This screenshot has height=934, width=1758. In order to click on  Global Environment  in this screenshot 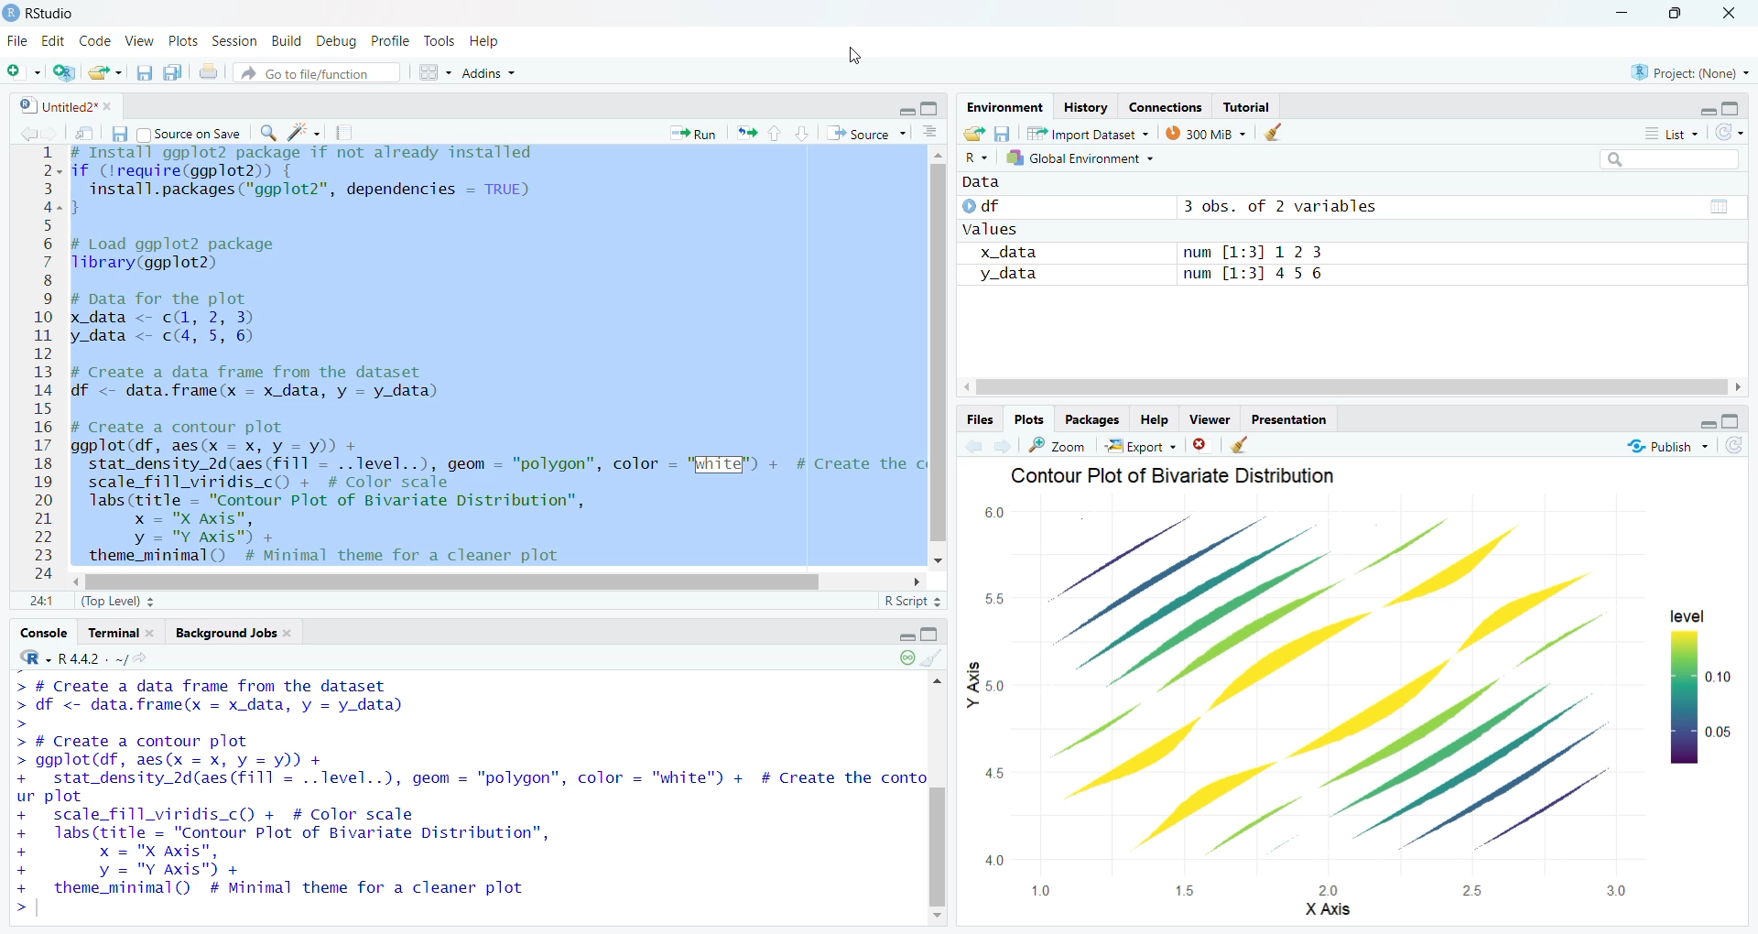, I will do `click(1087, 159)`.